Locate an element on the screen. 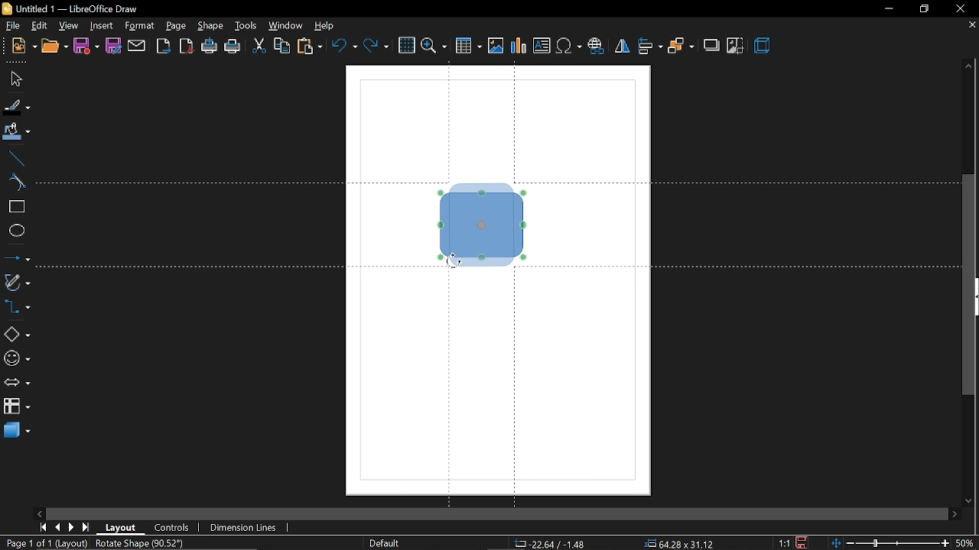 The width and height of the screenshot is (979, 550). print directly is located at coordinates (208, 45).